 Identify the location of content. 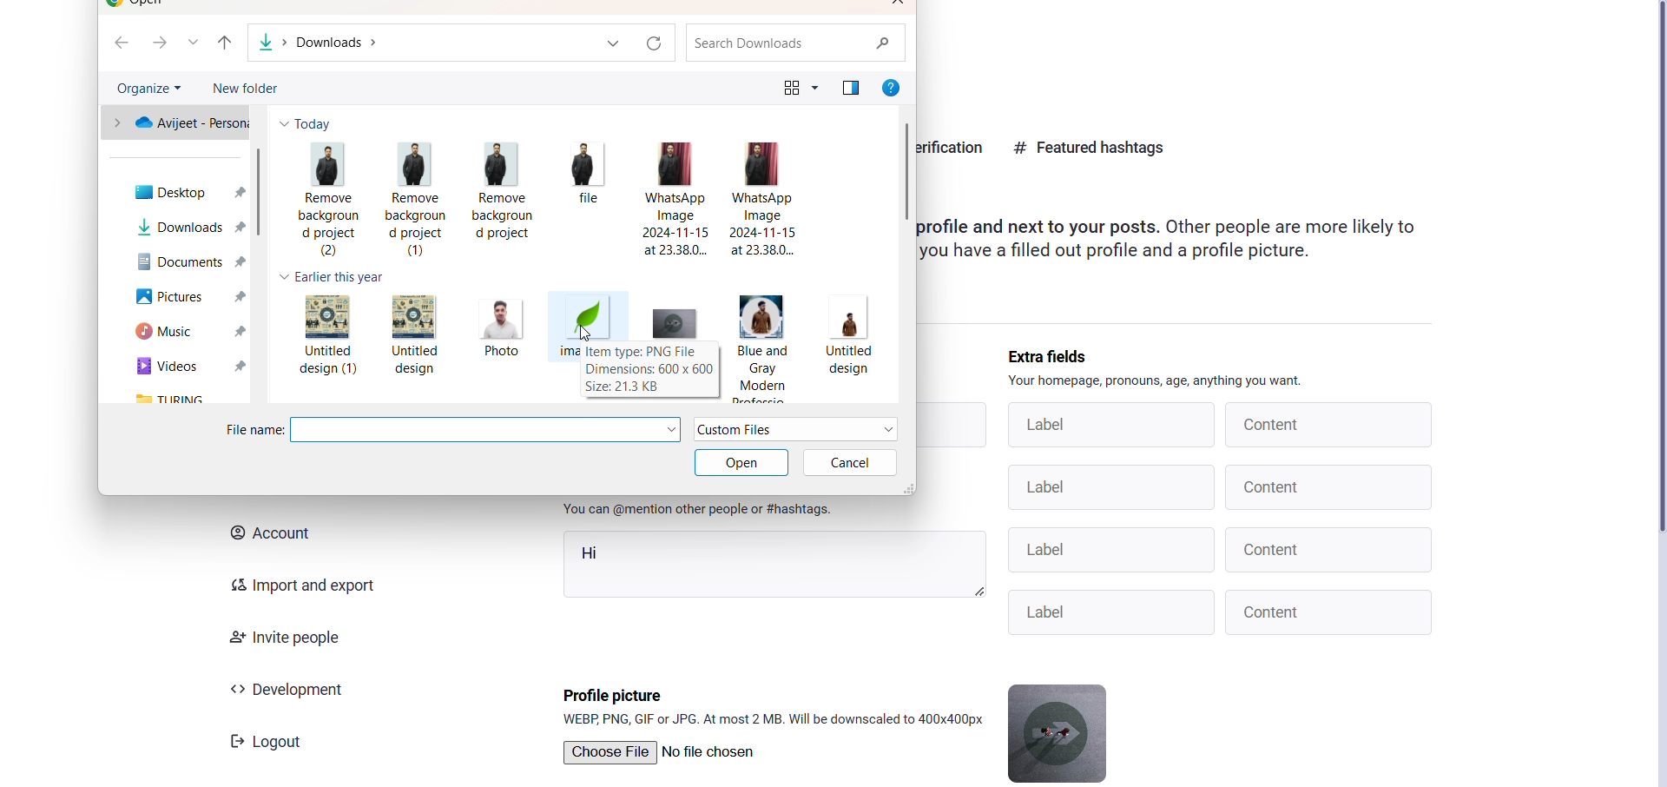
(1327, 424).